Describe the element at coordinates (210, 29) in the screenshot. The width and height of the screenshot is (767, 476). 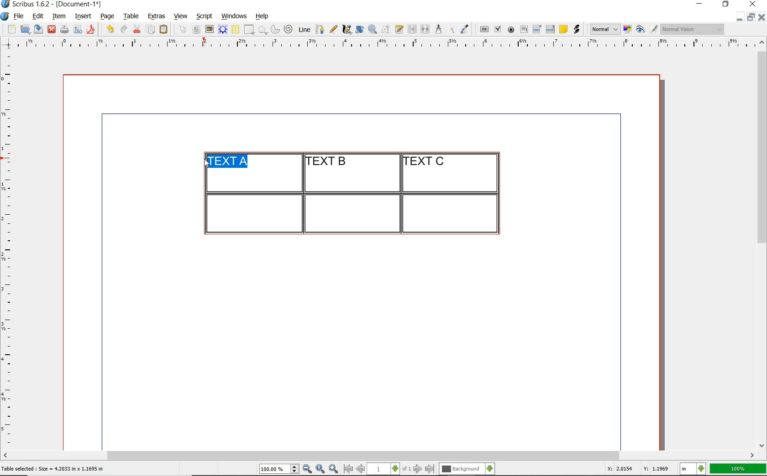
I see `image frame` at that location.